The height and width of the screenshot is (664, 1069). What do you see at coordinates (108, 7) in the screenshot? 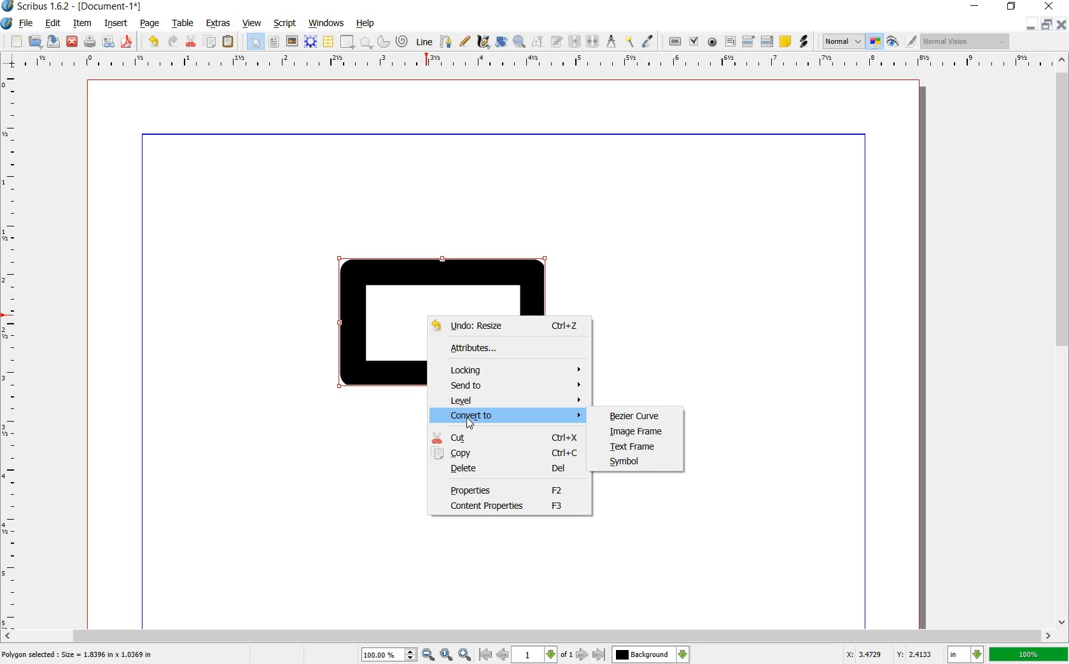
I see `-[Document-1*]` at bounding box center [108, 7].